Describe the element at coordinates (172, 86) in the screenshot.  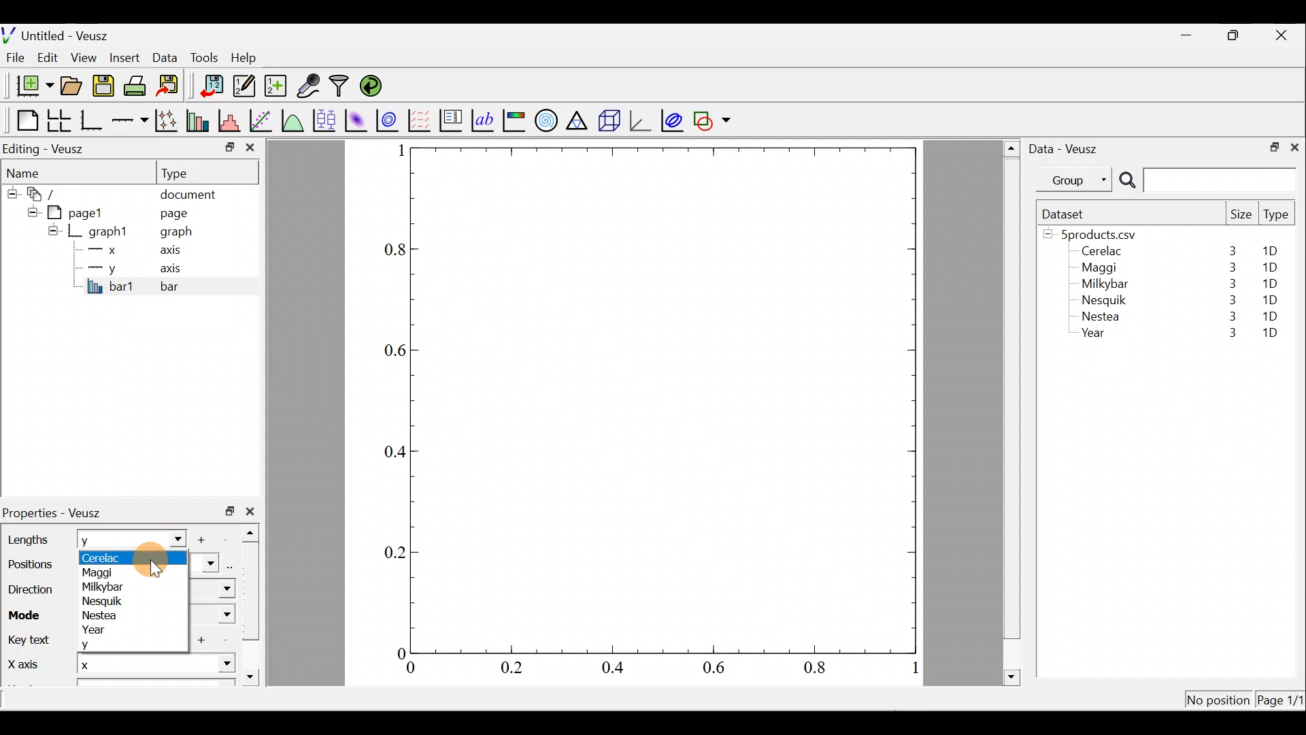
I see `Export to graphics format` at that location.